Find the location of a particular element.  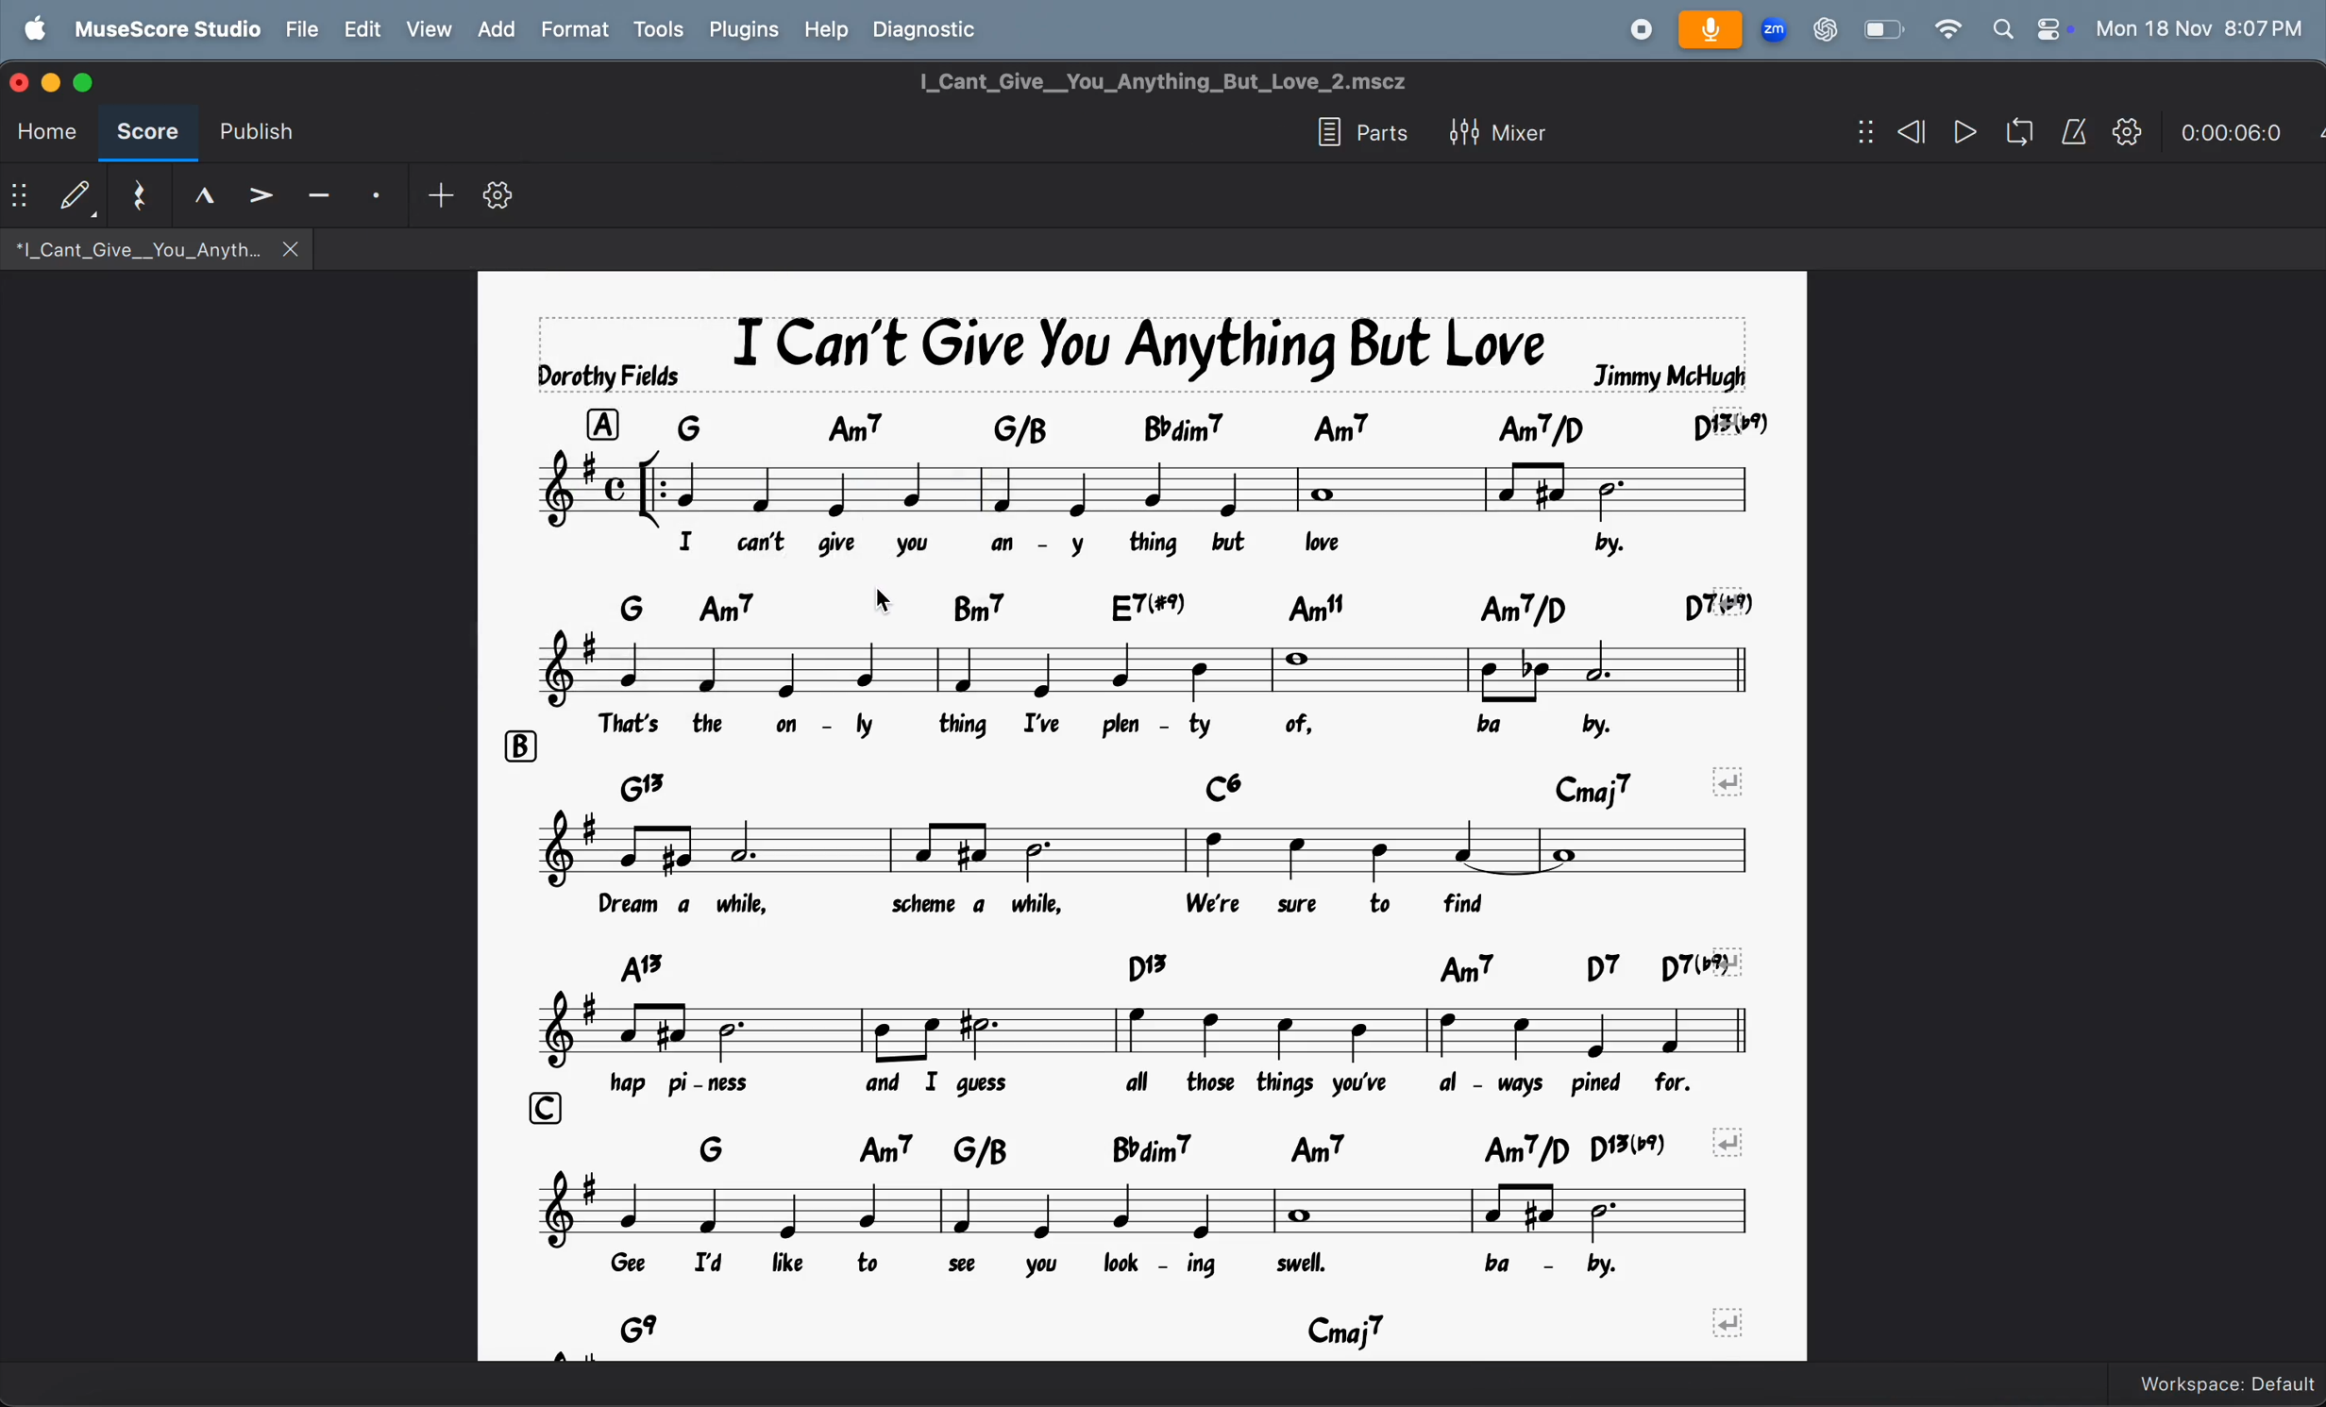

lyrics is located at coordinates (1156, 727).